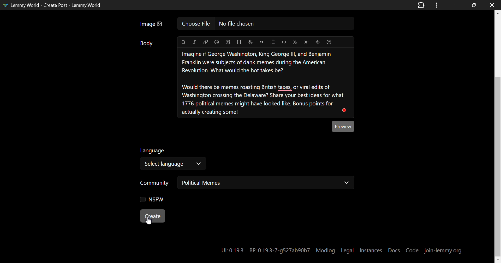 This screenshot has height=263, width=501. What do you see at coordinates (264, 251) in the screenshot?
I see `UI:: 0.19.3 BE: 0.19.3-7-g527ab90b7` at bounding box center [264, 251].